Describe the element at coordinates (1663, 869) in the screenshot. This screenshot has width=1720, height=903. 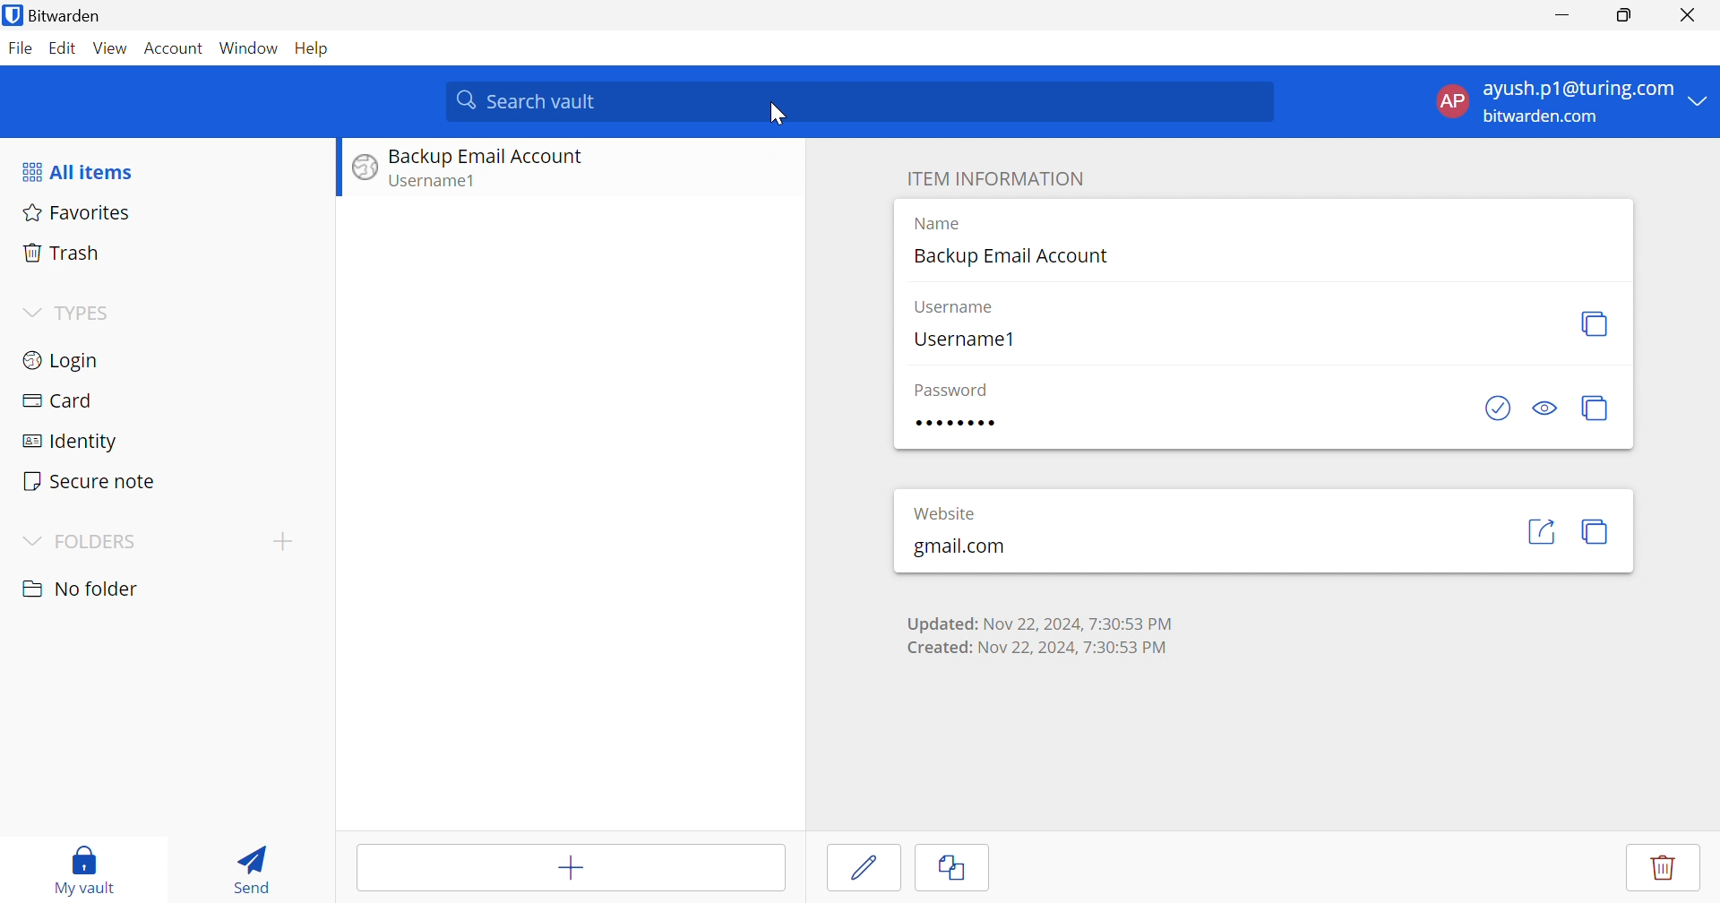
I see `delete` at that location.